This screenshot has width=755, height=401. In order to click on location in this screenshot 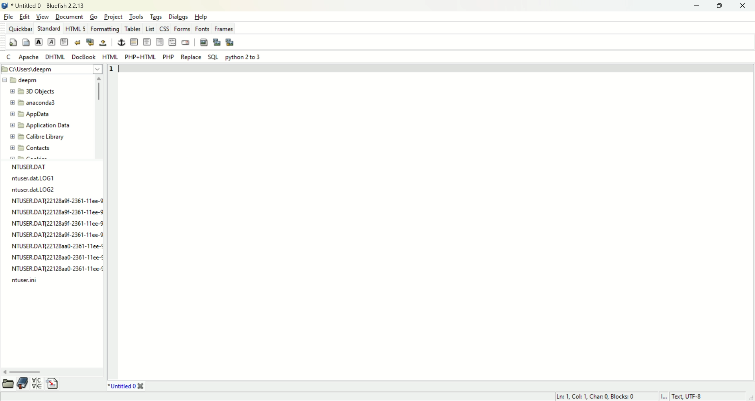, I will do `click(51, 70)`.